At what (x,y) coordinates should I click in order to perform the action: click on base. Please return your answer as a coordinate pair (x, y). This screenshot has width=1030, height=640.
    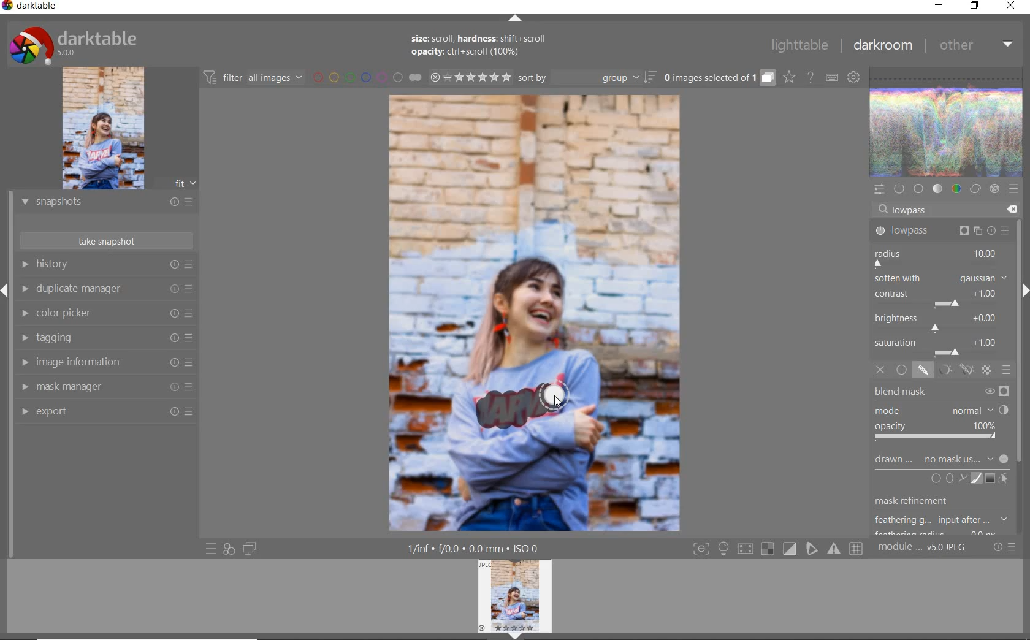
    Looking at the image, I should click on (918, 189).